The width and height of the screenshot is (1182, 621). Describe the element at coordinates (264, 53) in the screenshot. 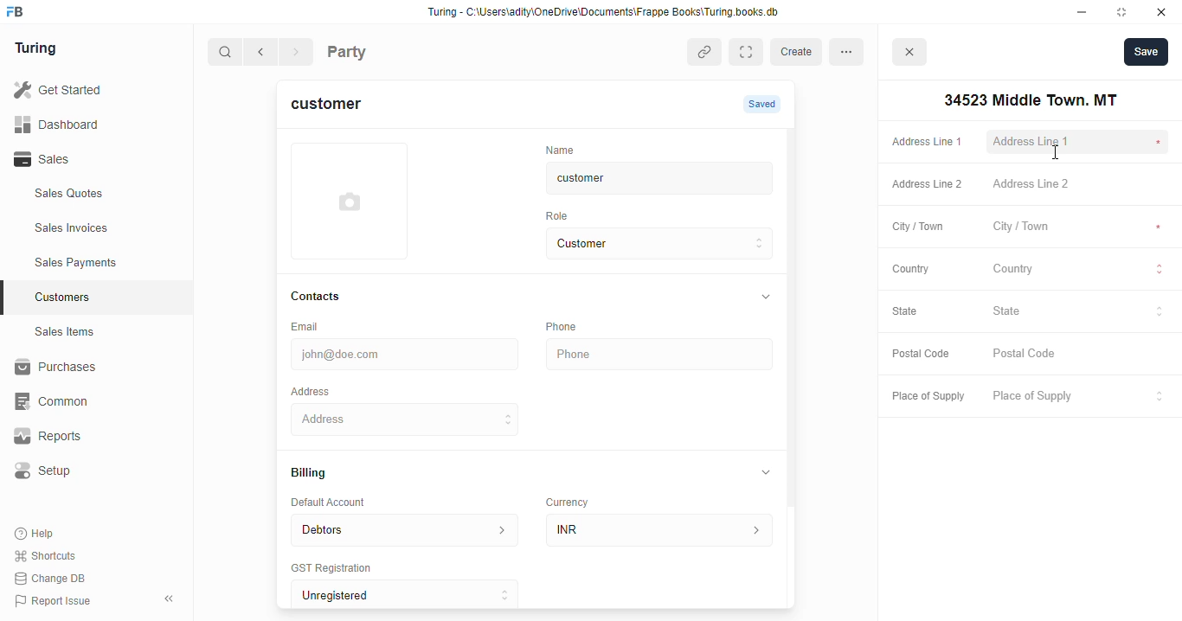

I see `go back` at that location.